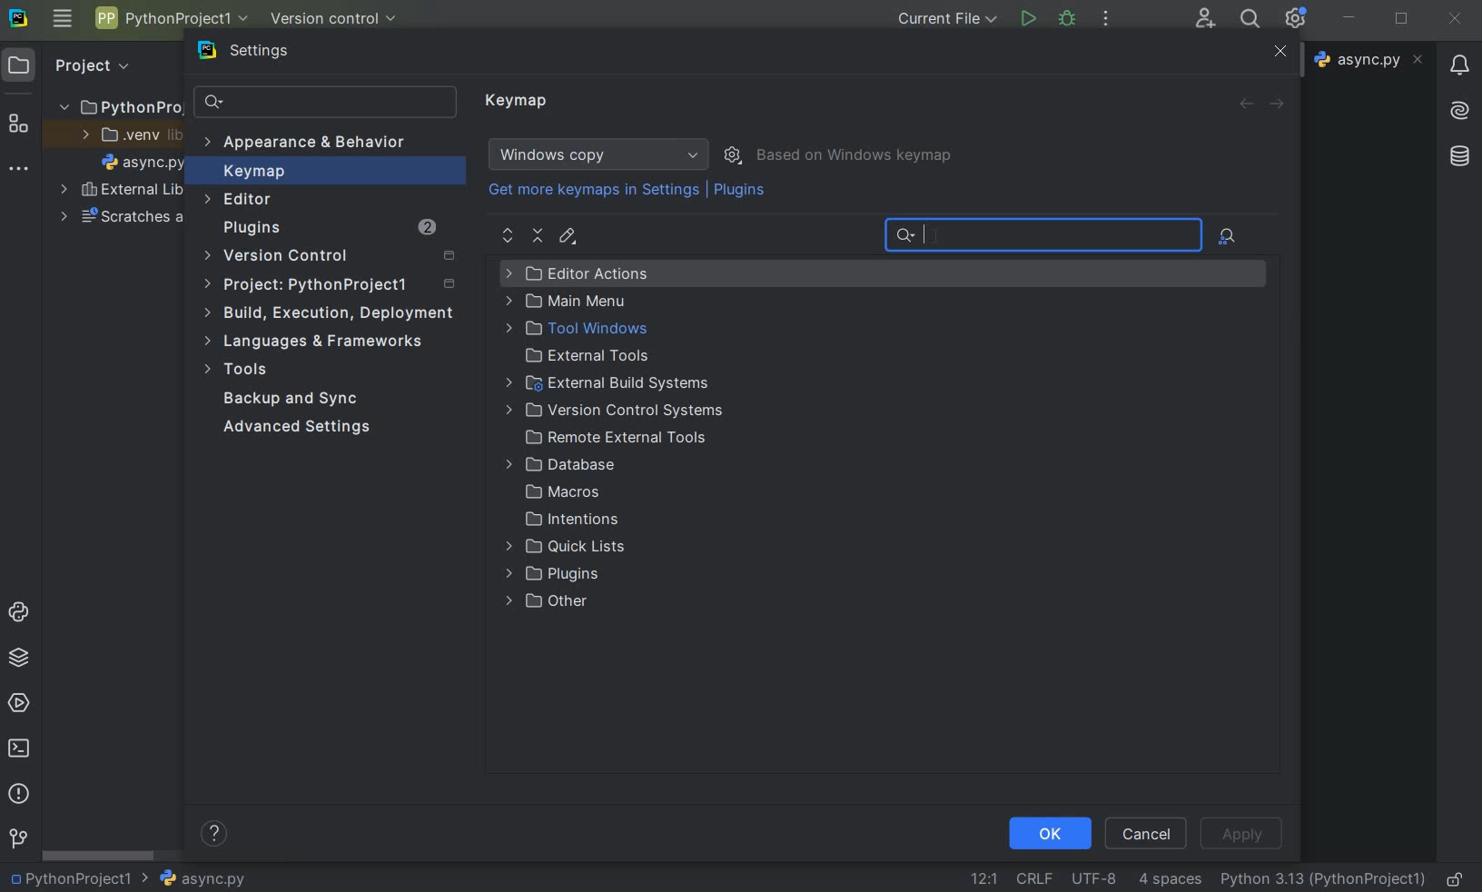  I want to click on keymap, so click(252, 173).